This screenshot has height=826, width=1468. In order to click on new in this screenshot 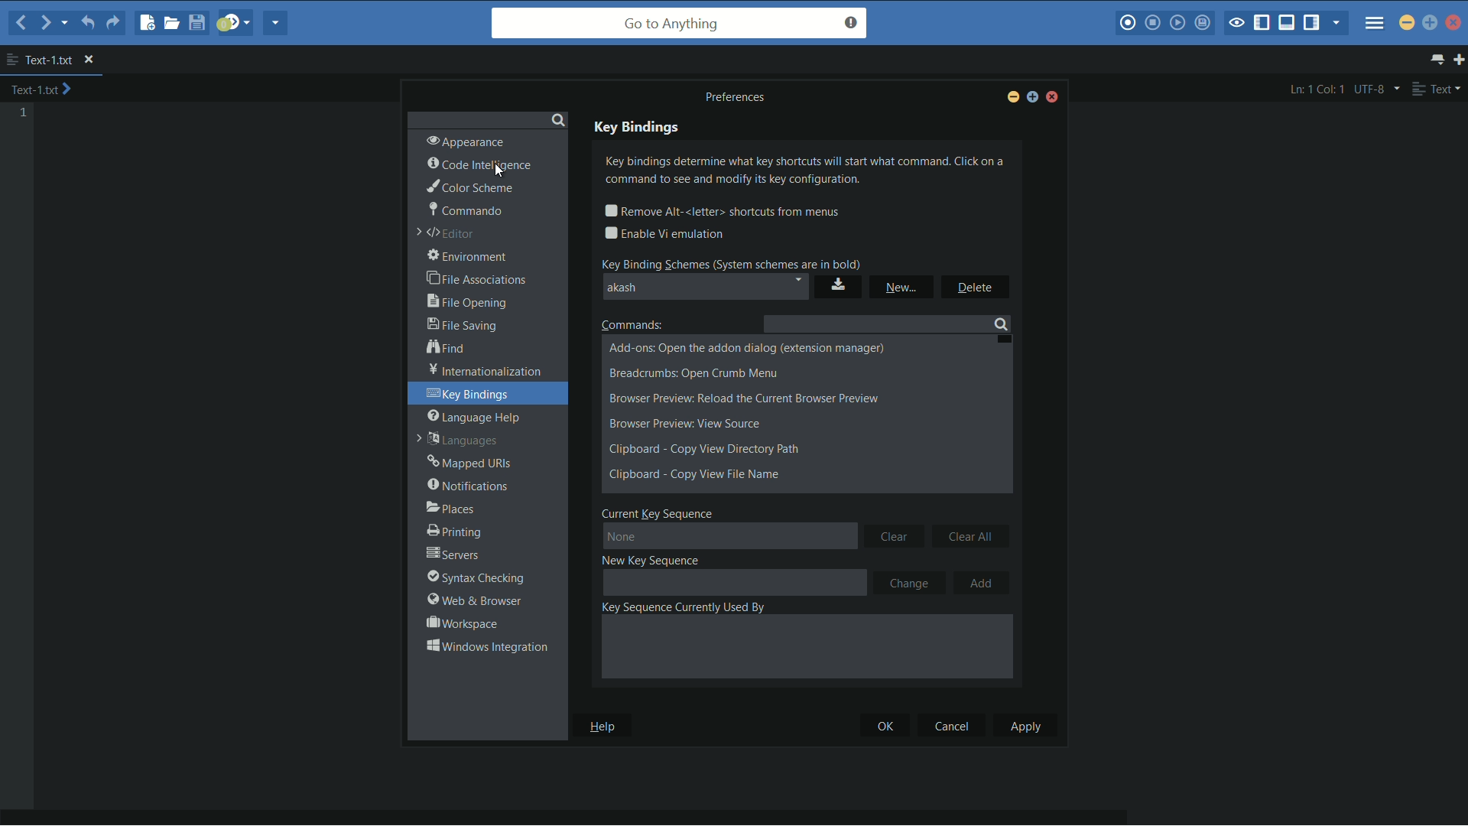, I will do `click(902, 288)`.